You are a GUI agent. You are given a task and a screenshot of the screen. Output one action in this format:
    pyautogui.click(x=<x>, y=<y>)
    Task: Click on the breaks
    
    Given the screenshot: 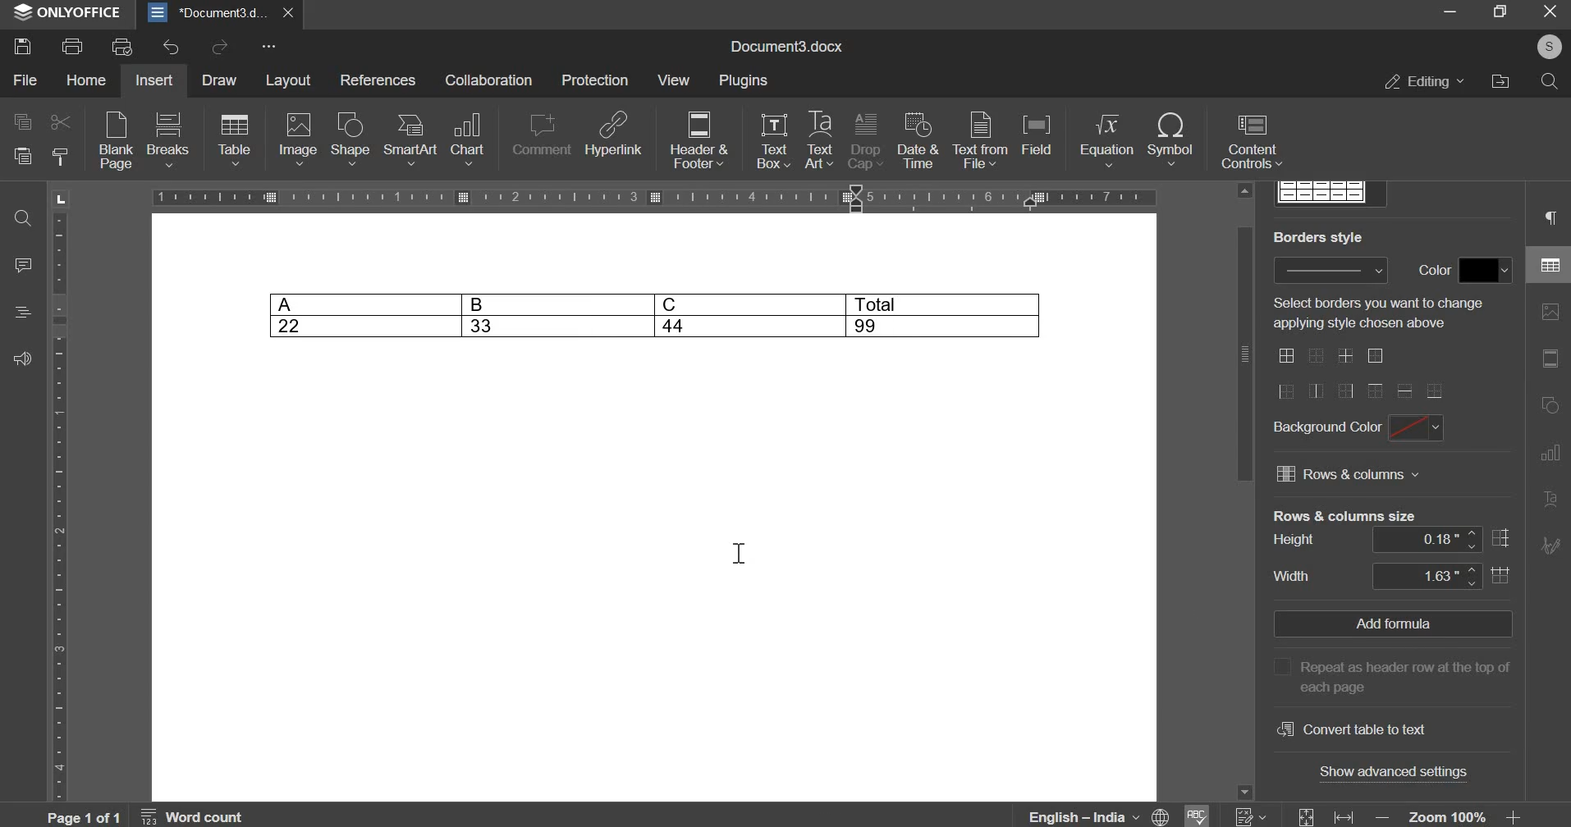 What is the action you would take?
    pyautogui.click(x=167, y=139)
    